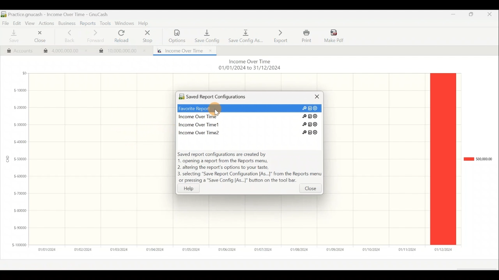 This screenshot has width=499, height=280. What do you see at coordinates (314, 98) in the screenshot?
I see `Close` at bounding box center [314, 98].